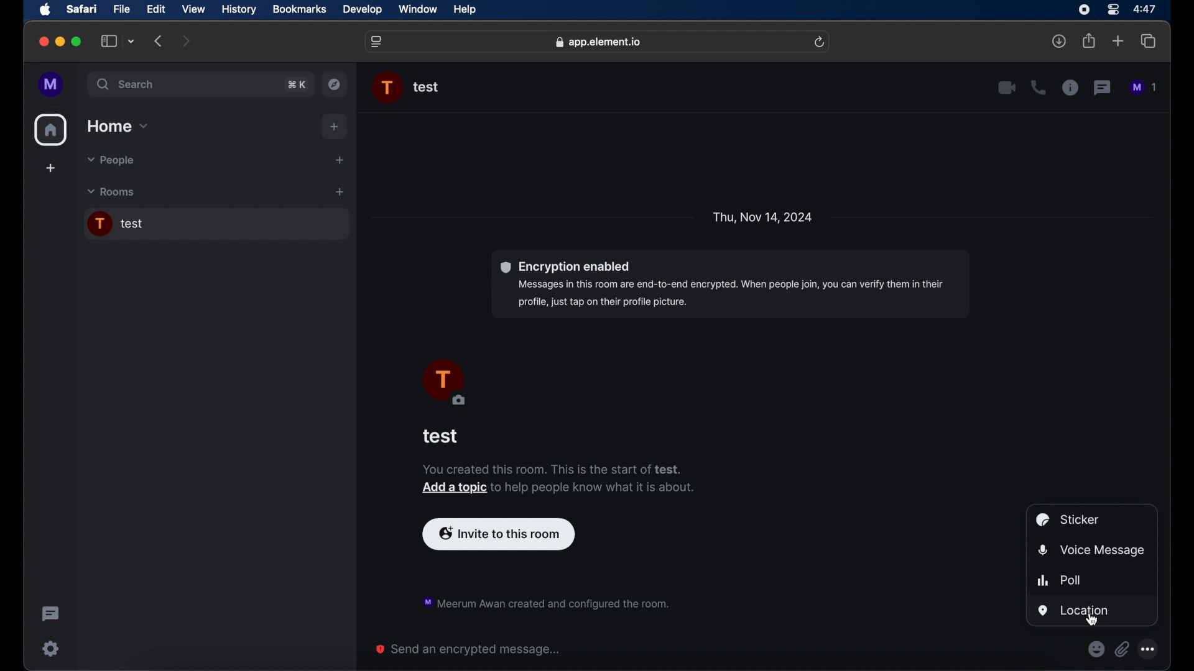  Describe the element at coordinates (42, 42) in the screenshot. I see `close` at that location.